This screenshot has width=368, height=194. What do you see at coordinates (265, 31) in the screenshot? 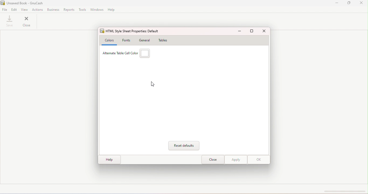
I see `Close` at bounding box center [265, 31].